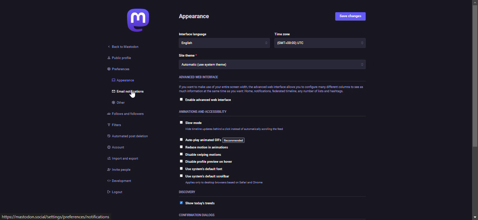 This screenshot has height=220, width=478. What do you see at coordinates (218, 140) in the screenshot?
I see `autoplay animated gif's` at bounding box center [218, 140].